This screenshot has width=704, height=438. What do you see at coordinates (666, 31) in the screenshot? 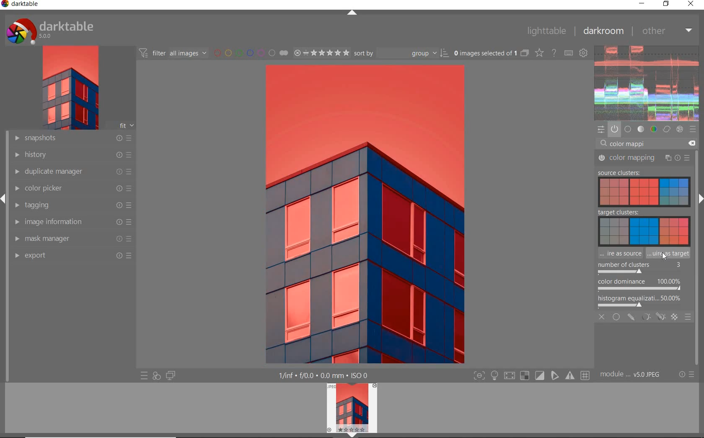
I see `other` at bounding box center [666, 31].